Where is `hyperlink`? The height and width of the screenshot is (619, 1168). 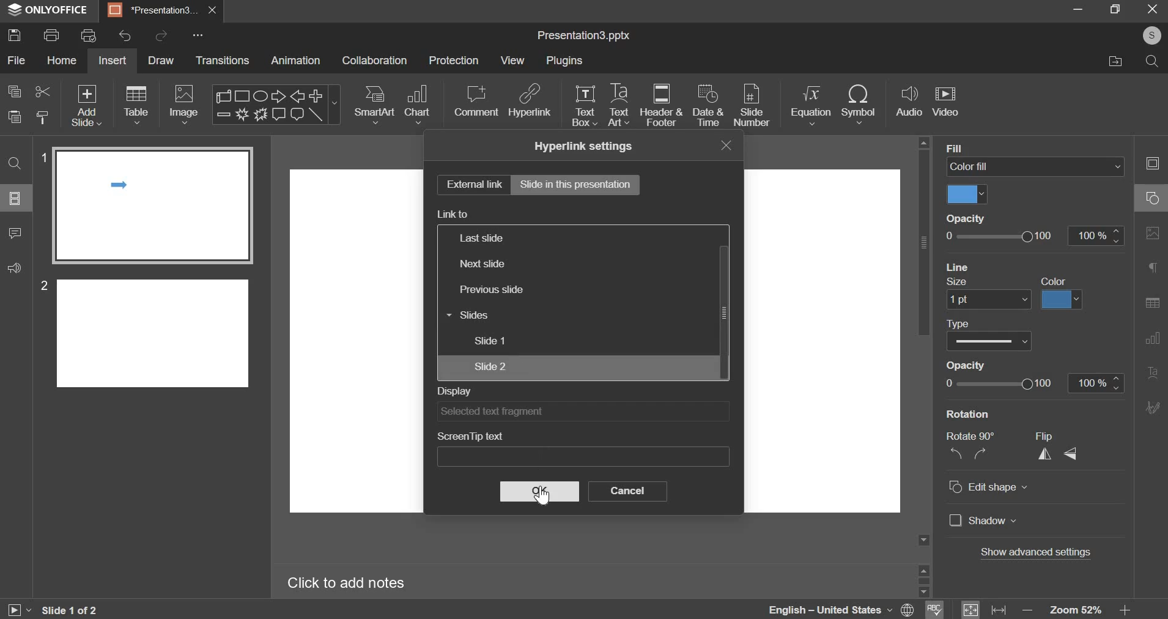 hyperlink is located at coordinates (531, 100).